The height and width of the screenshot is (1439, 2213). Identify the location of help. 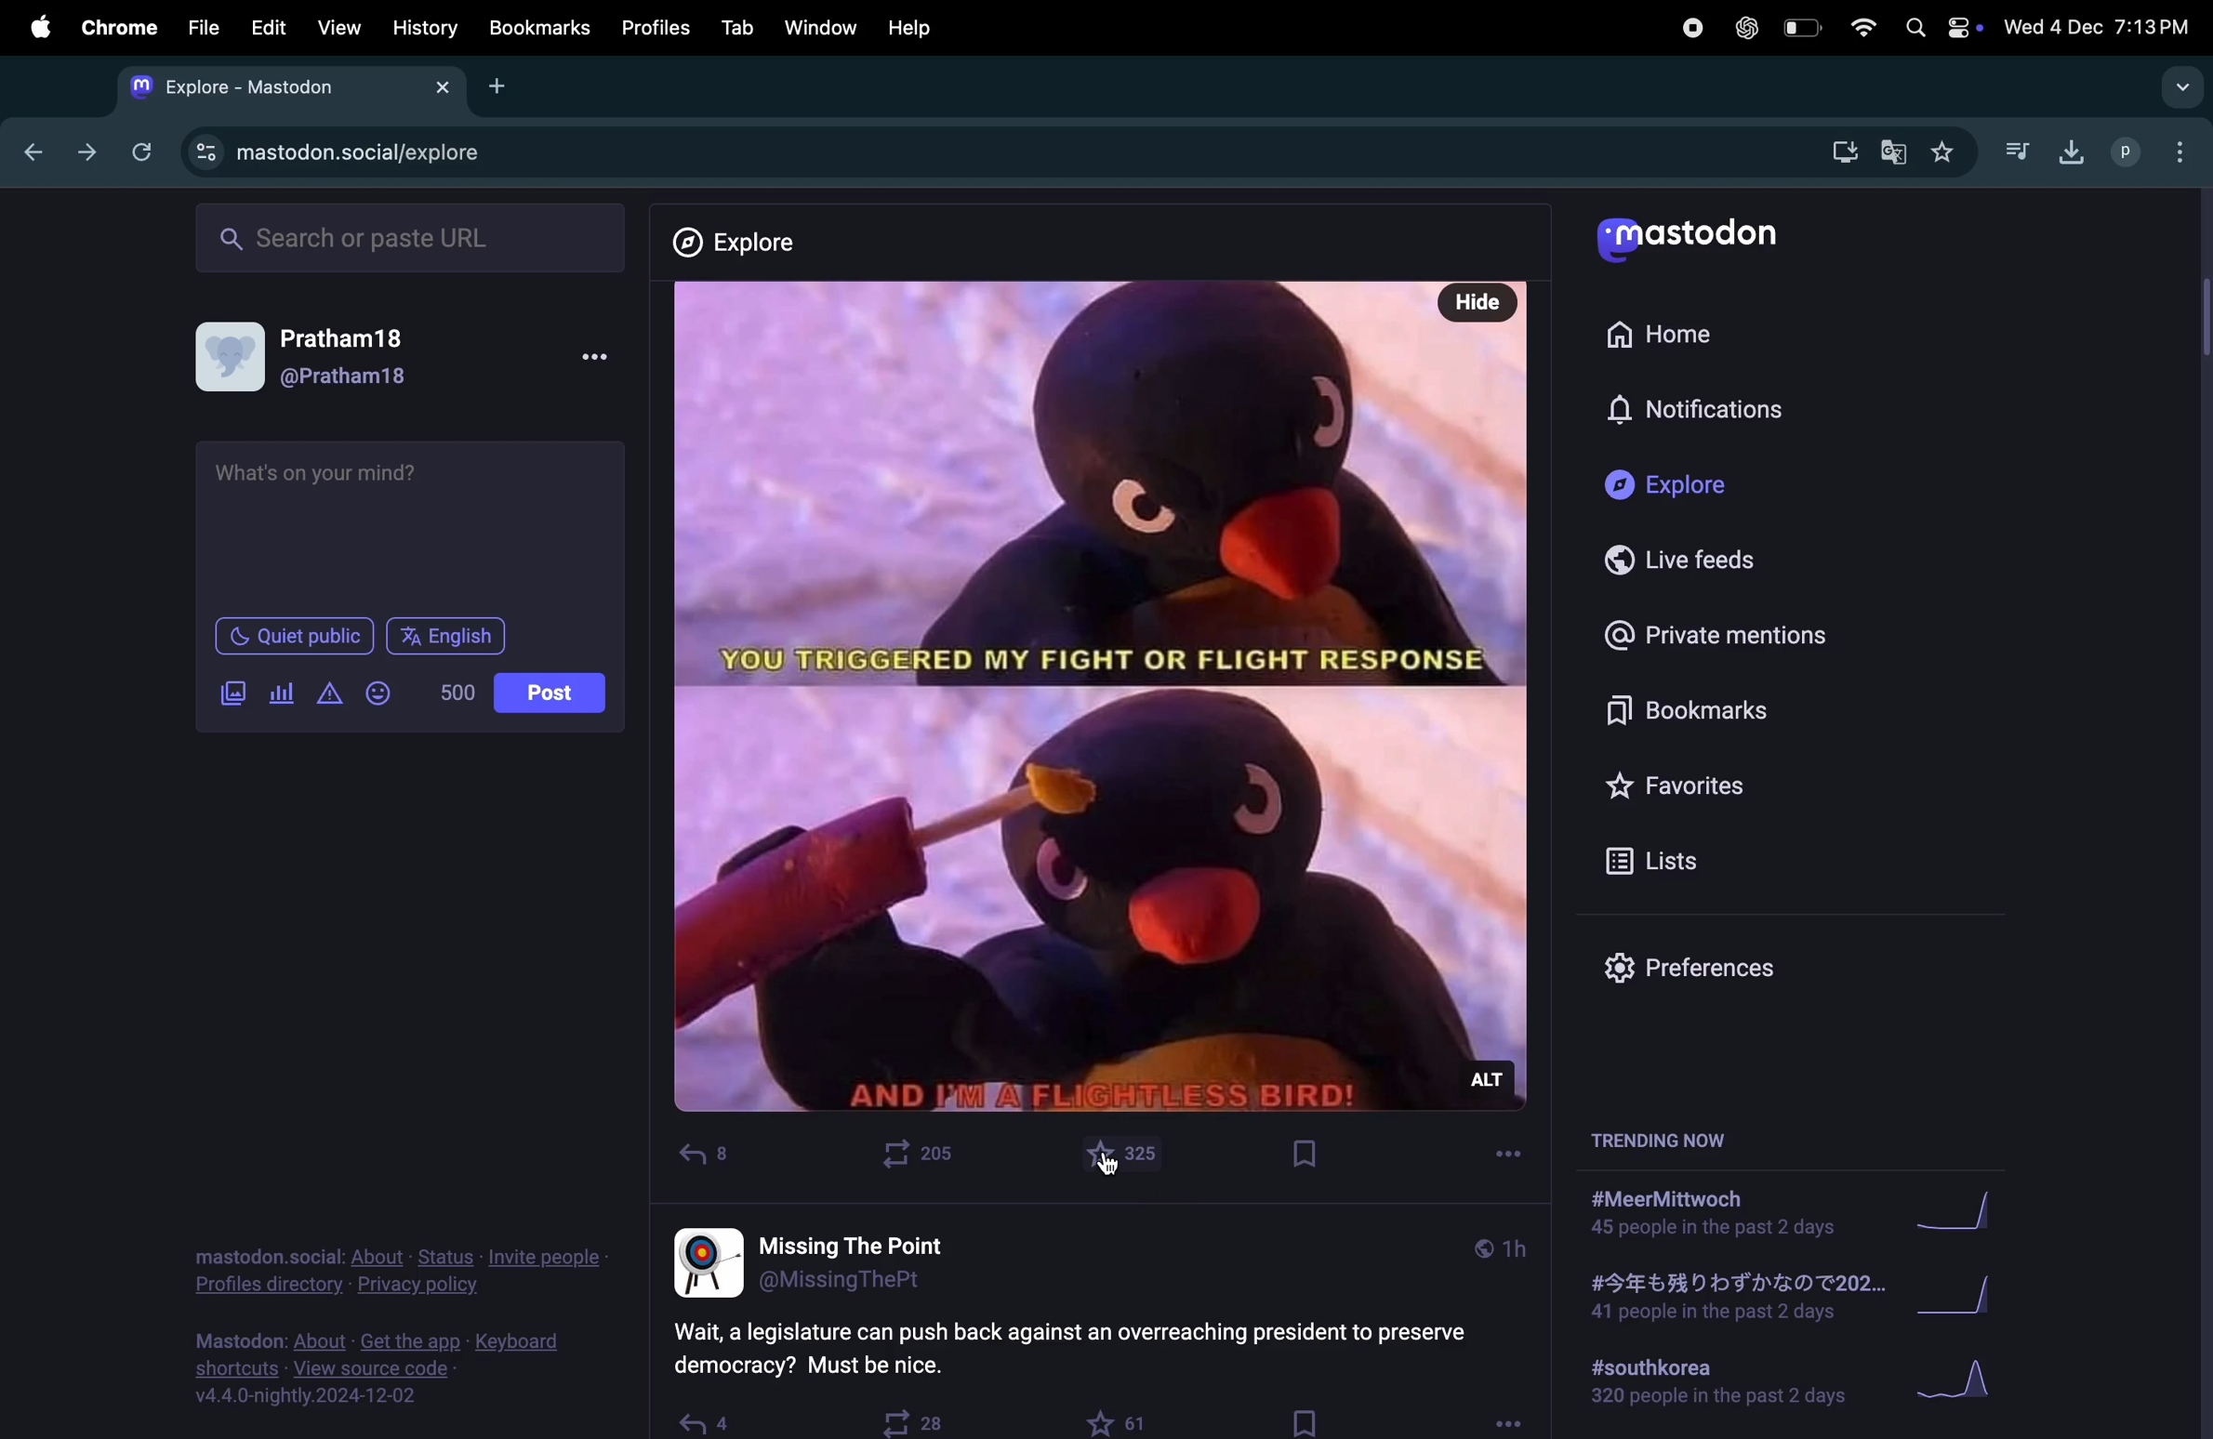
(913, 25).